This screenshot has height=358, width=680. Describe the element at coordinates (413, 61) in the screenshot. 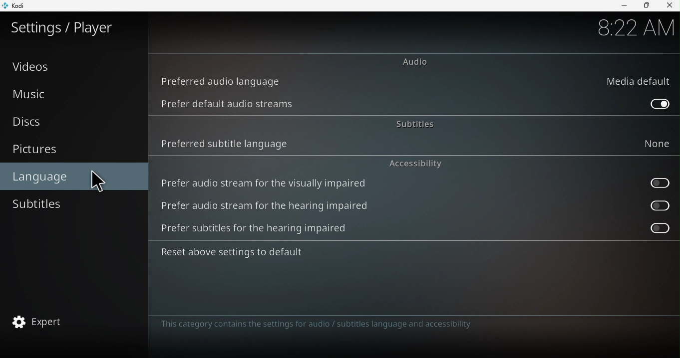

I see `Audio` at that location.